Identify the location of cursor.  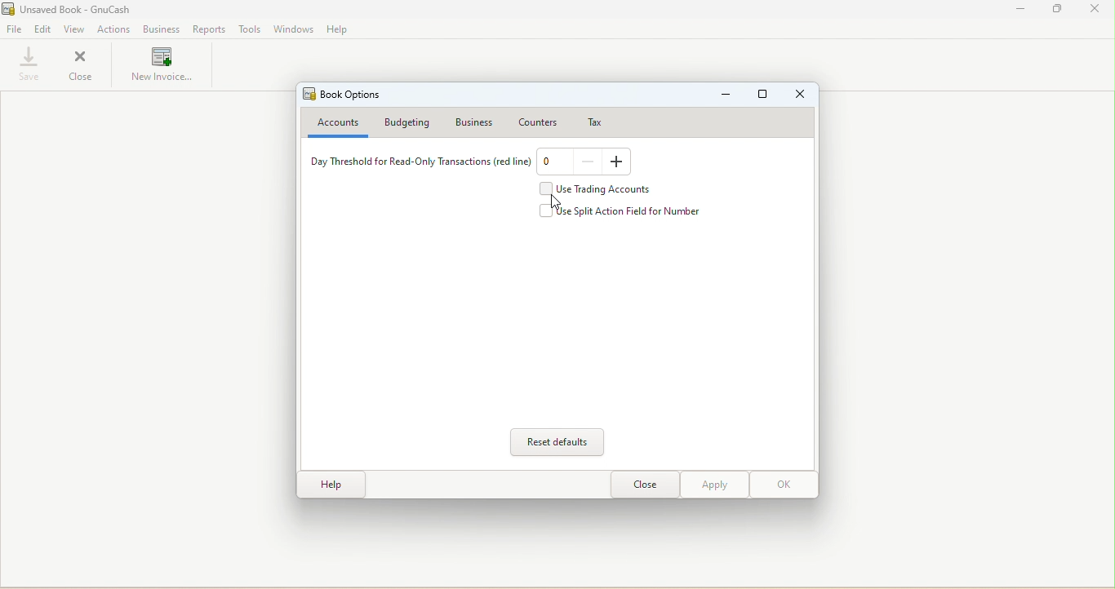
(553, 203).